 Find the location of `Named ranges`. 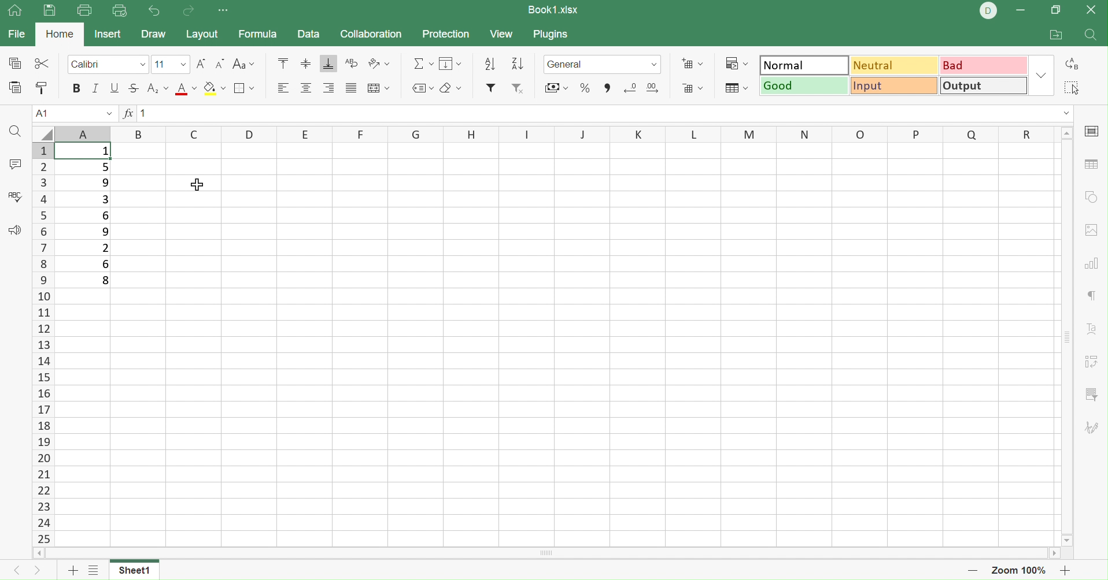

Named ranges is located at coordinates (421, 88).